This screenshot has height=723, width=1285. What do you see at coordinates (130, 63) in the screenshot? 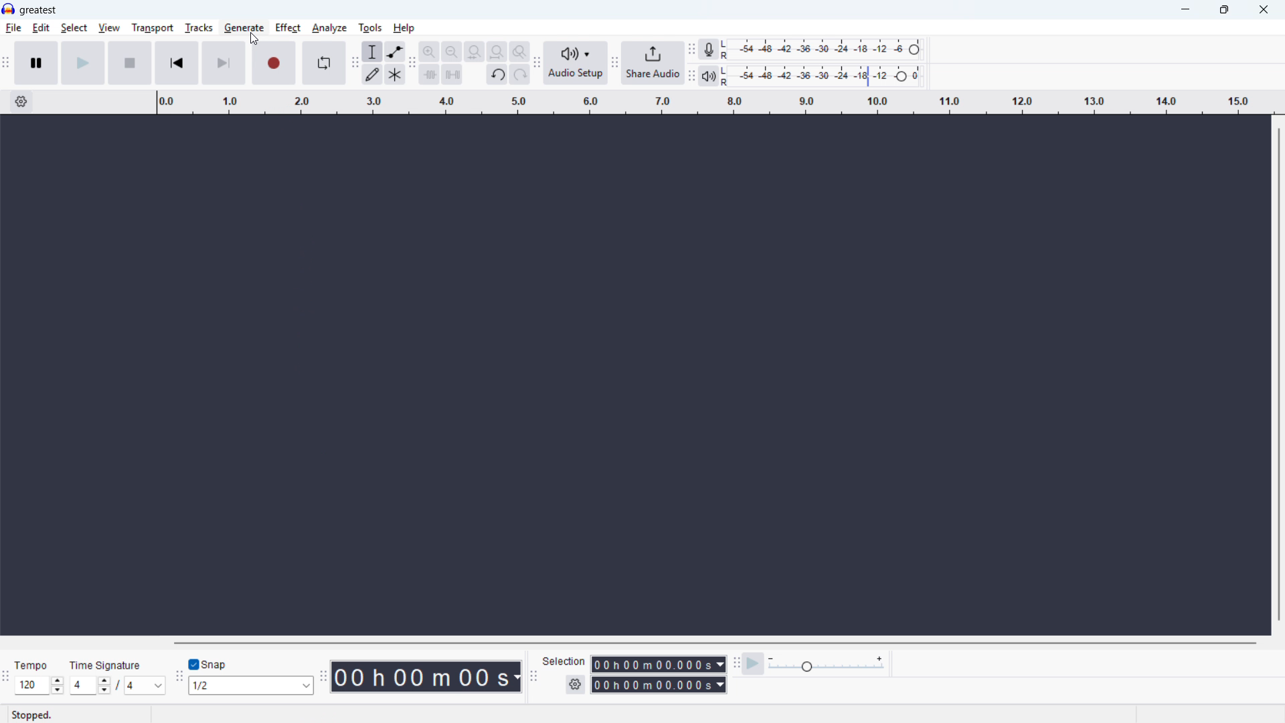
I see `stop` at bounding box center [130, 63].